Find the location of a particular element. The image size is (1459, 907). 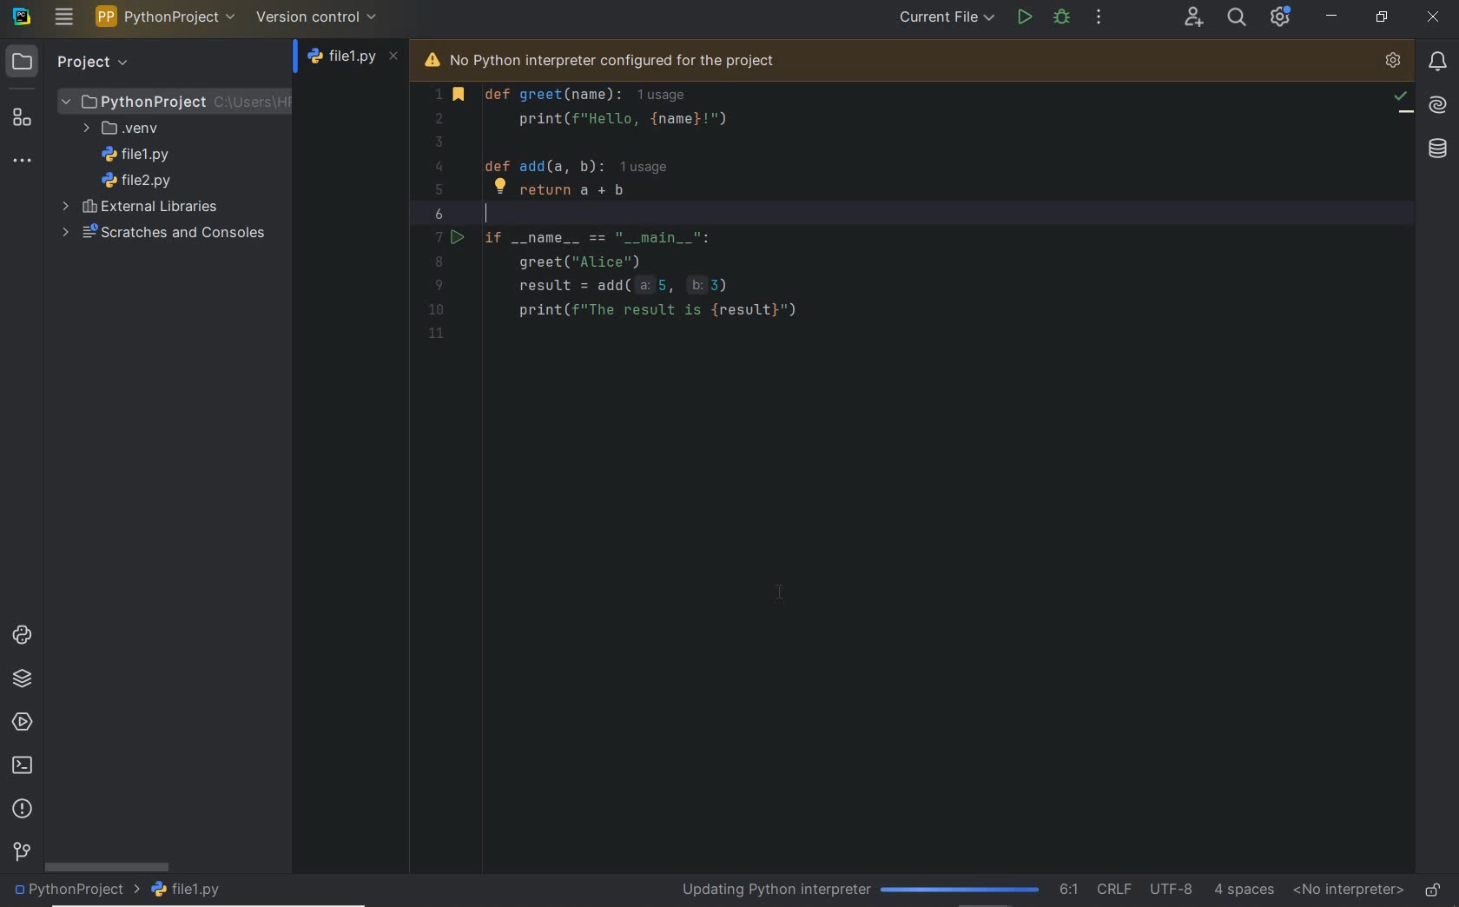

services is located at coordinates (23, 724).